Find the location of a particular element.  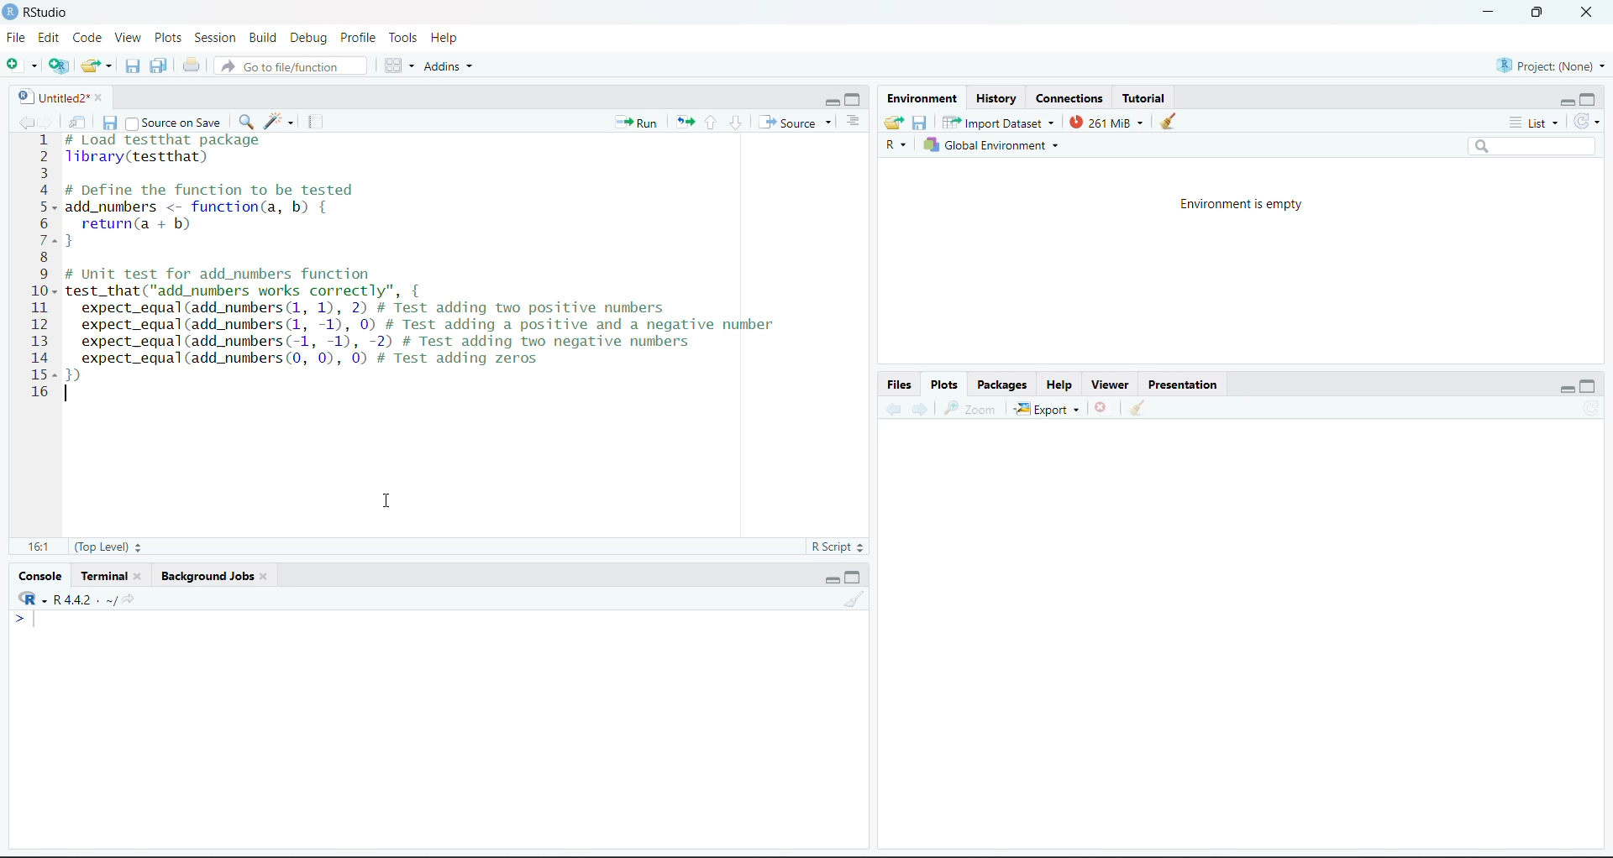

Save all the open documents is located at coordinates (160, 65).